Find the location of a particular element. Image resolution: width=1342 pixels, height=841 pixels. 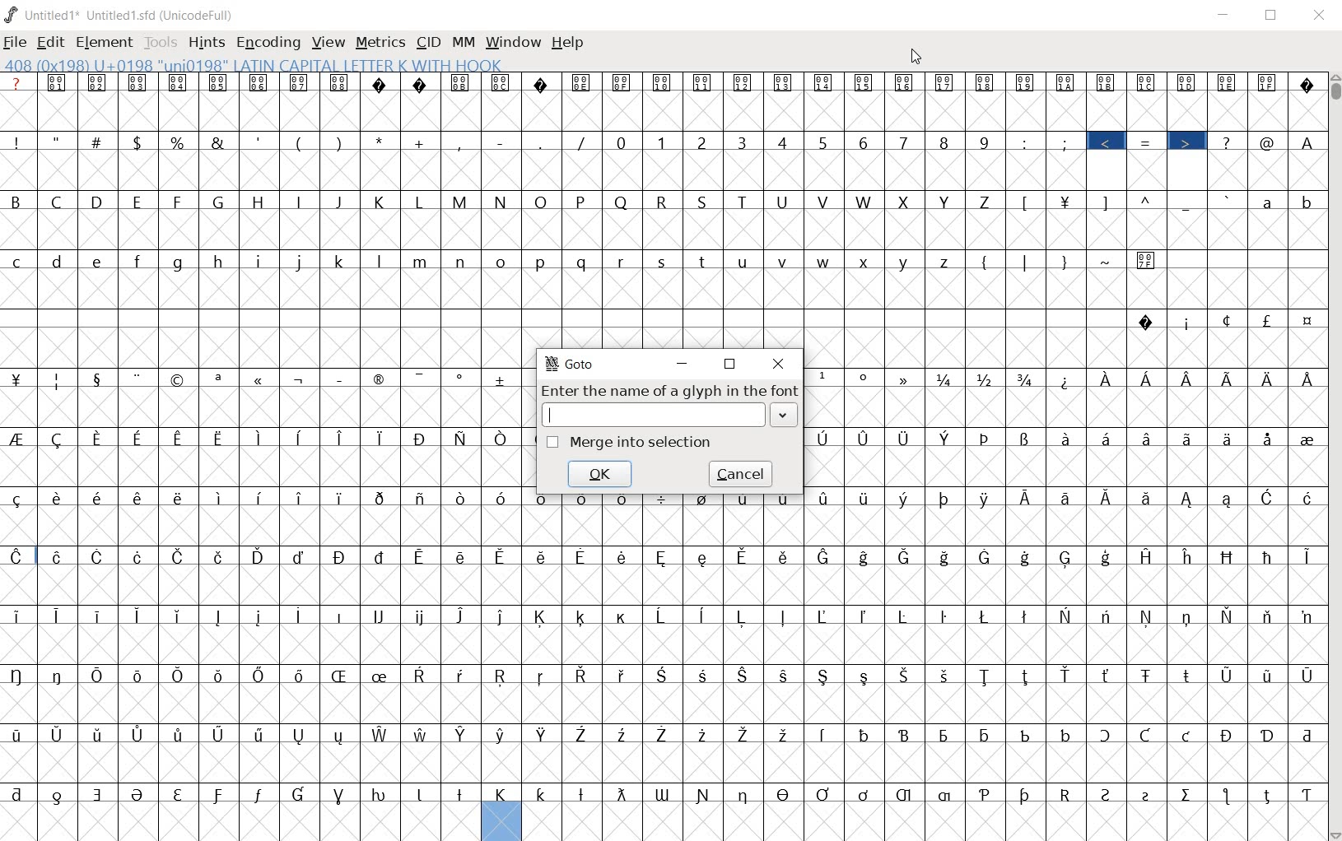

 is located at coordinates (1065, 435).